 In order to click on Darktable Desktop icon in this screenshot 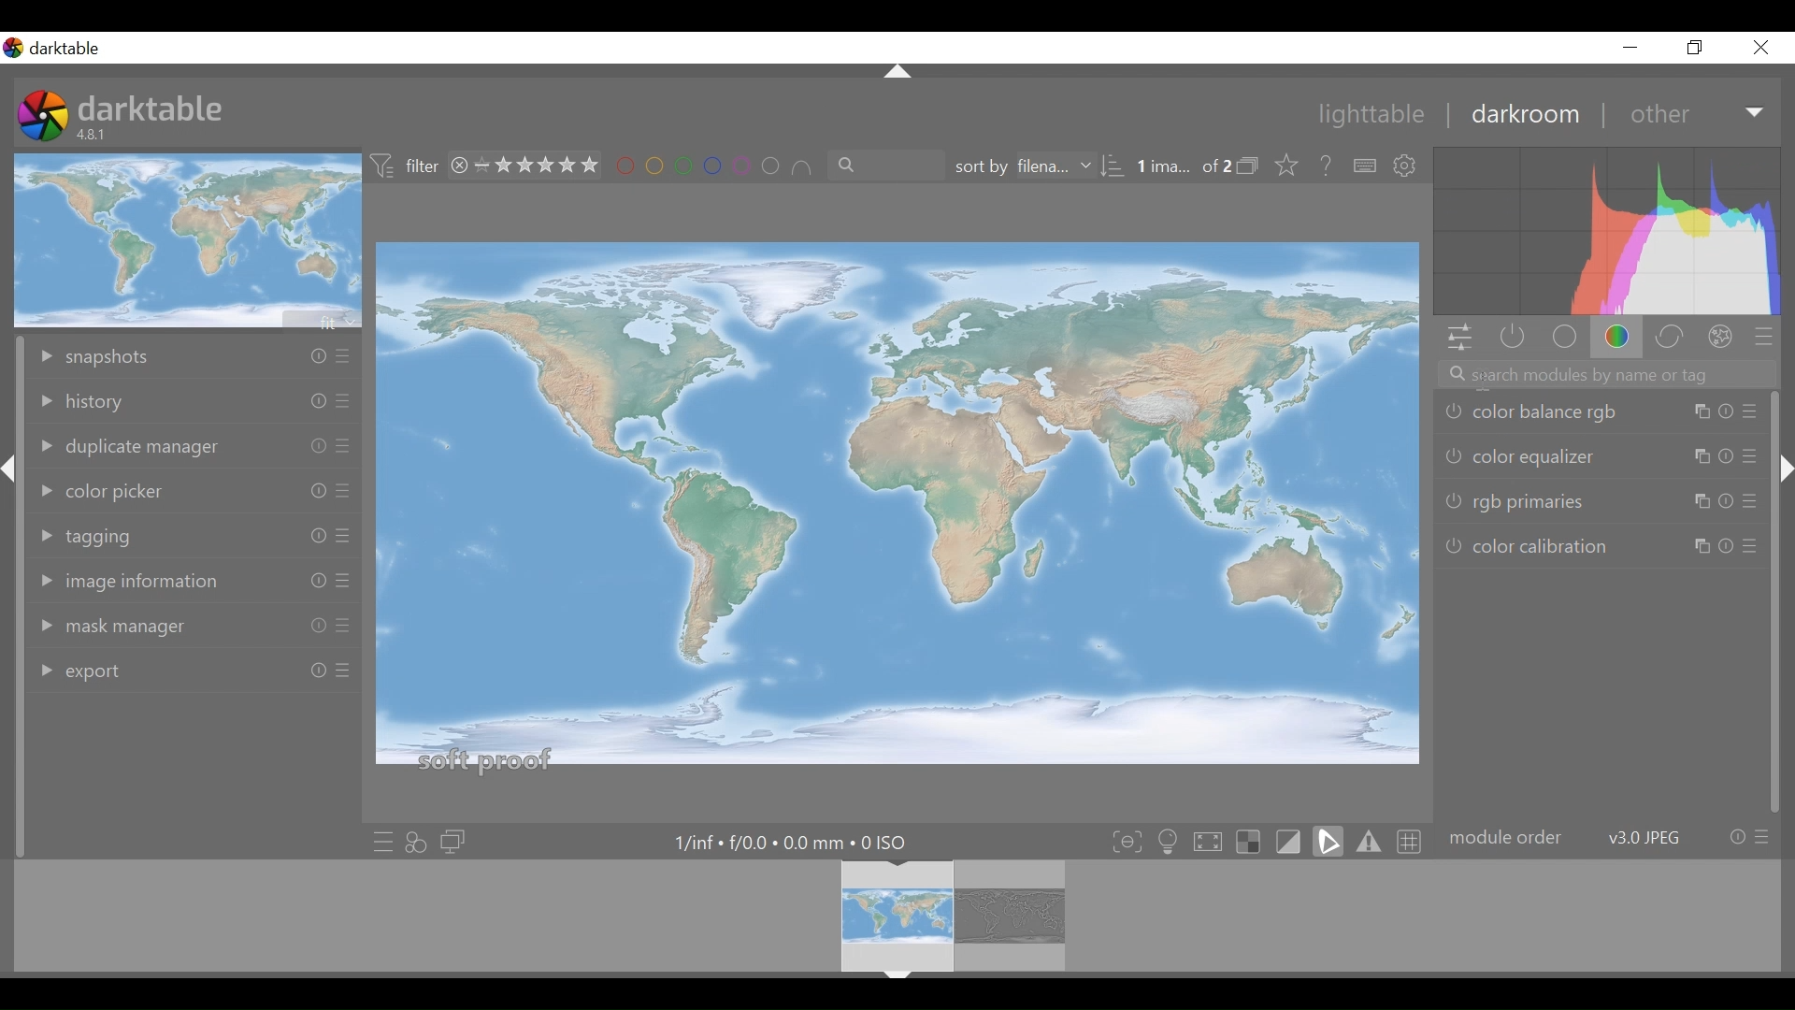, I will do `click(42, 114)`.